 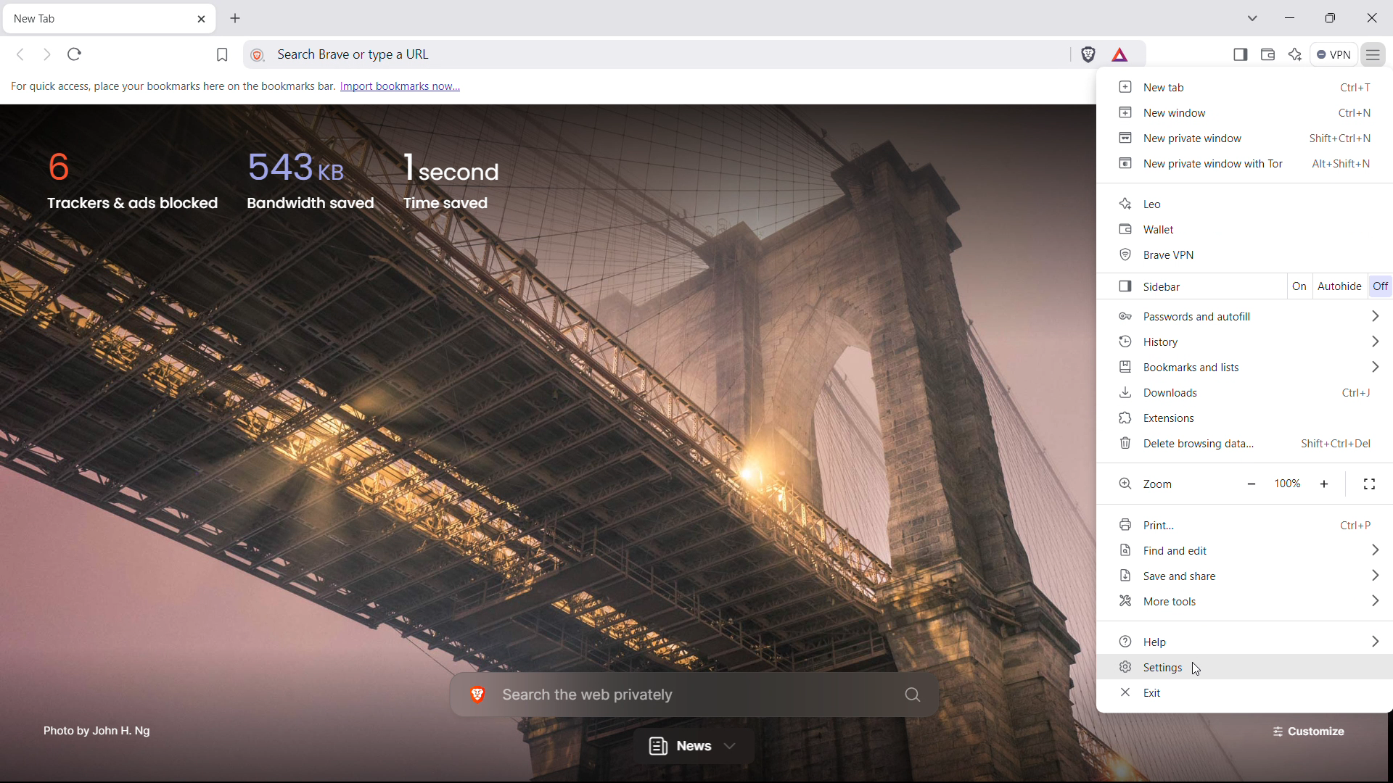 What do you see at coordinates (258, 54) in the screenshot?
I see `view site information` at bounding box center [258, 54].